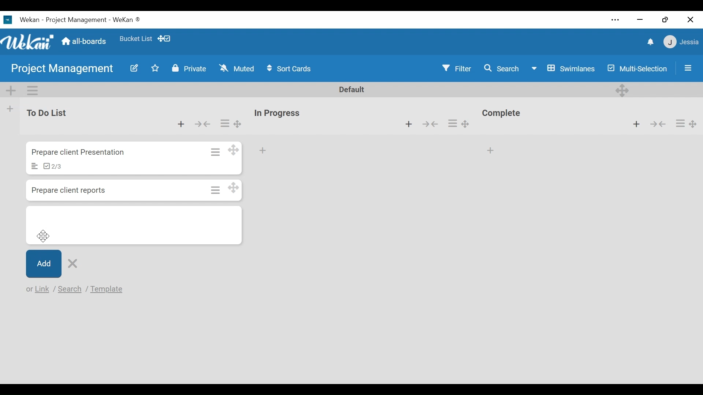 The width and height of the screenshot is (703, 395). What do you see at coordinates (84, 41) in the screenshot?
I see `All-boards` at bounding box center [84, 41].